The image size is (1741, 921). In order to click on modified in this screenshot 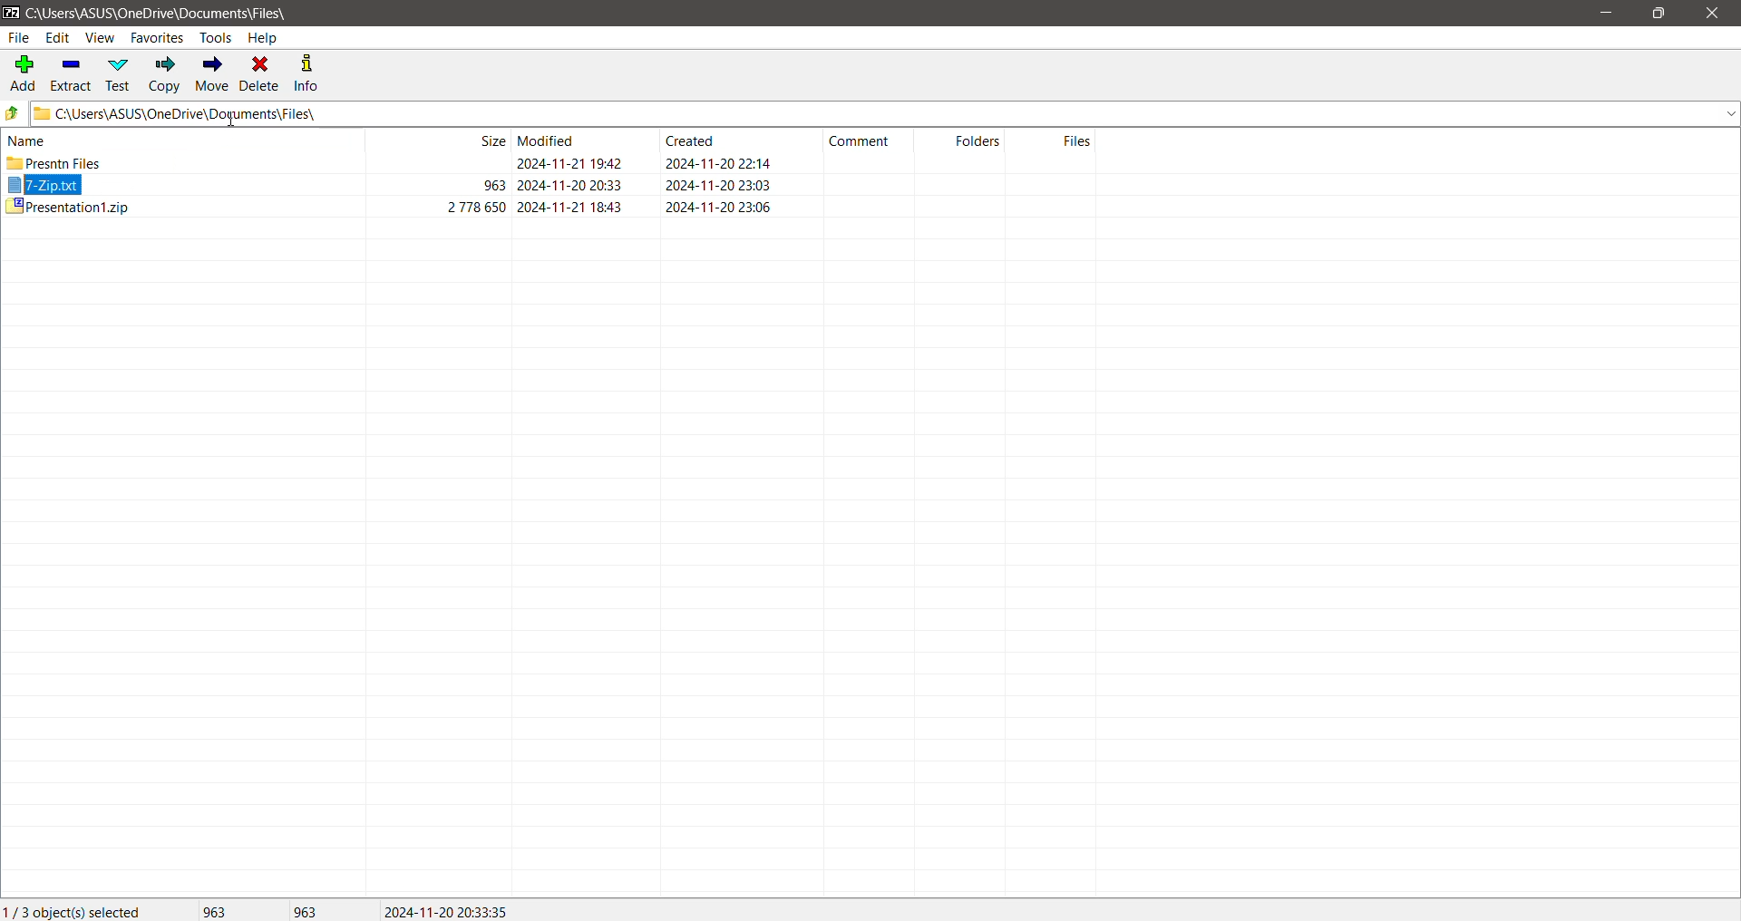, I will do `click(546, 141)`.